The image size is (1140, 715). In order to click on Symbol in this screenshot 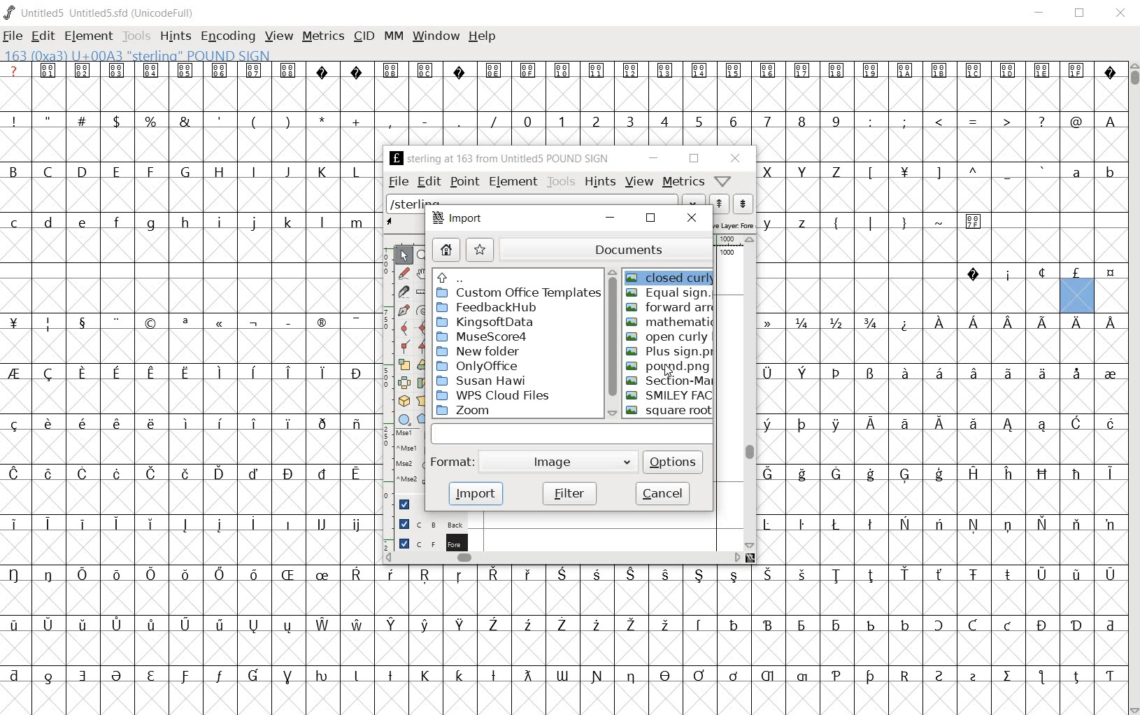, I will do `click(1109, 523)`.